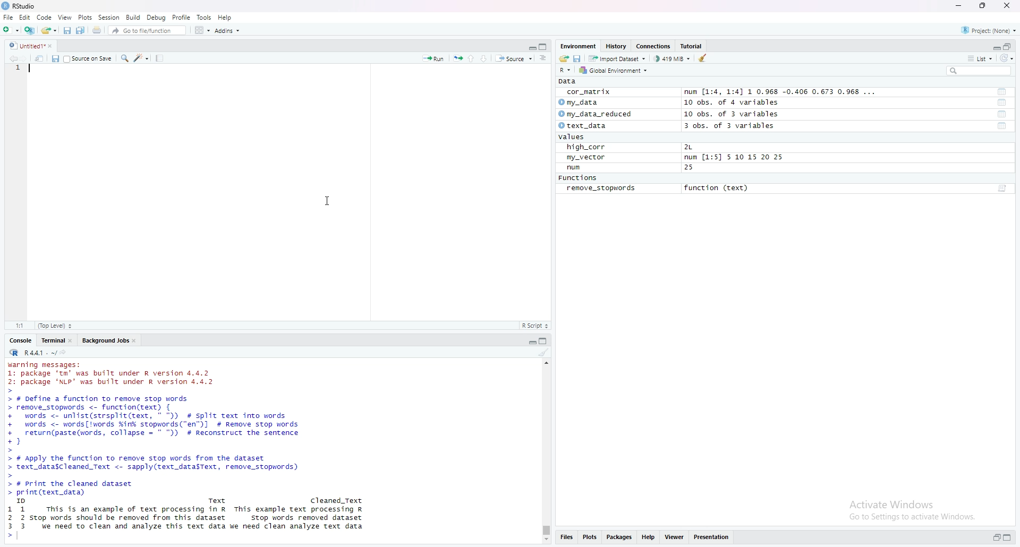 Image resolution: width=1020 pixels, height=547 pixels. Describe the element at coordinates (781, 91) in the screenshot. I see `num [1:4, 1:4] 1 0.968 -0.406 0.673 0.968 ...` at that location.